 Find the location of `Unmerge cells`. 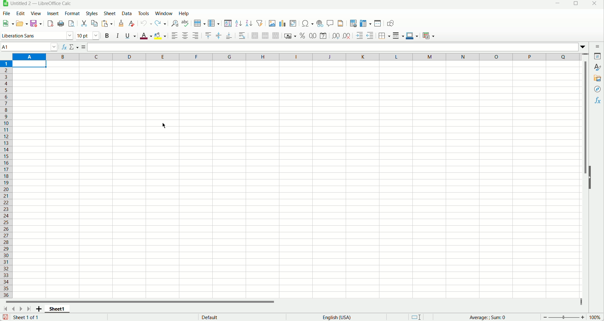

Unmerge cells is located at coordinates (276, 36).